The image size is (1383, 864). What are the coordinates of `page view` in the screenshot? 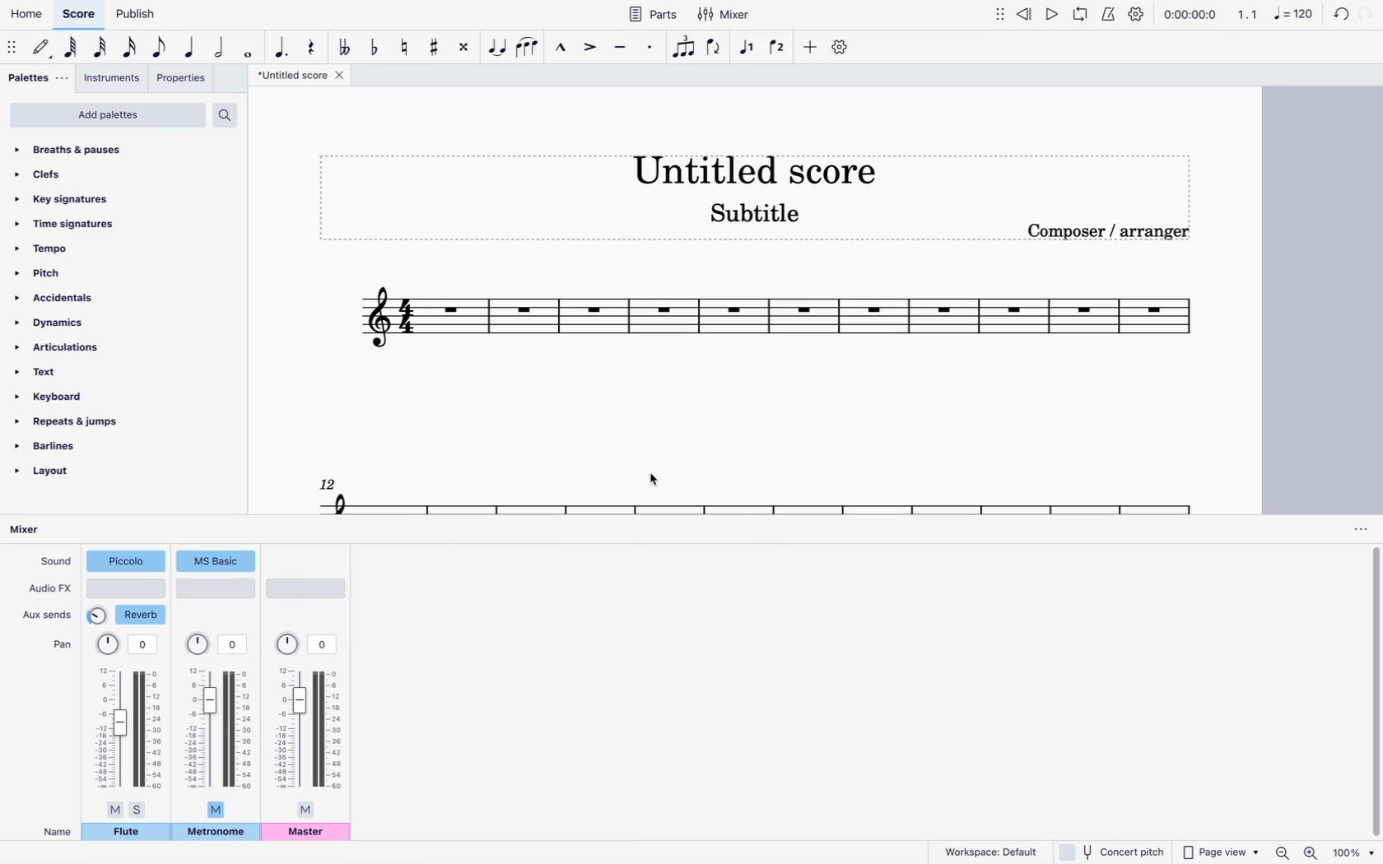 It's located at (1220, 849).